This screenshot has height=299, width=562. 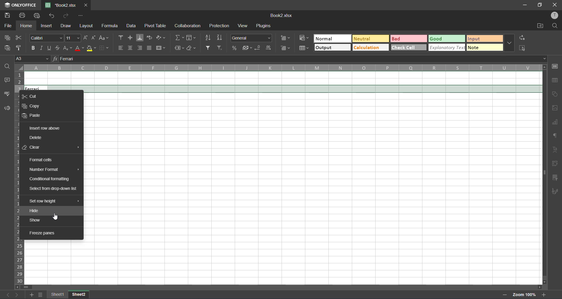 What do you see at coordinates (157, 25) in the screenshot?
I see `pivot table` at bounding box center [157, 25].